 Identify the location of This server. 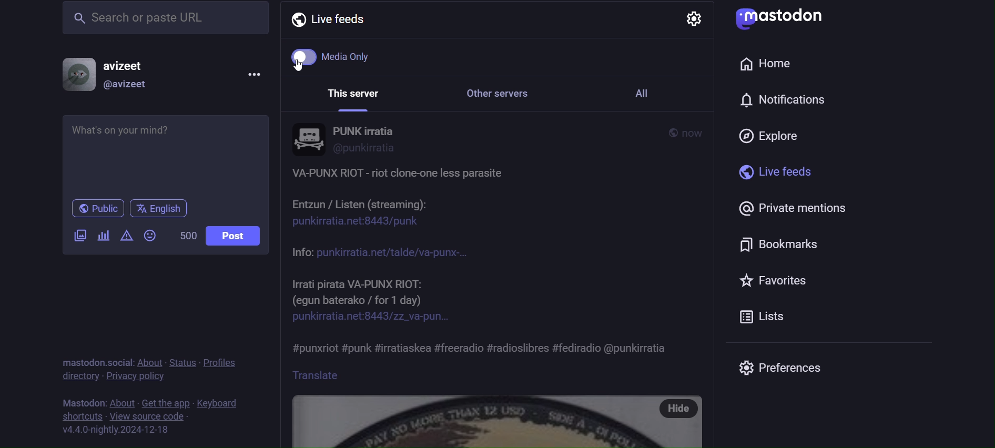
(356, 92).